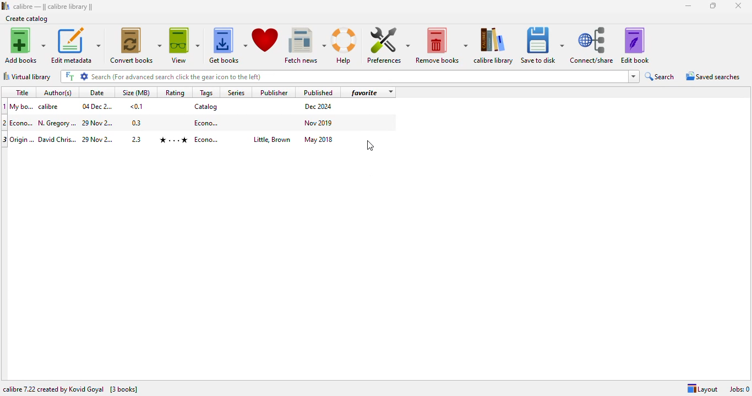 The width and height of the screenshot is (752, 396). I want to click on tag, so click(208, 140).